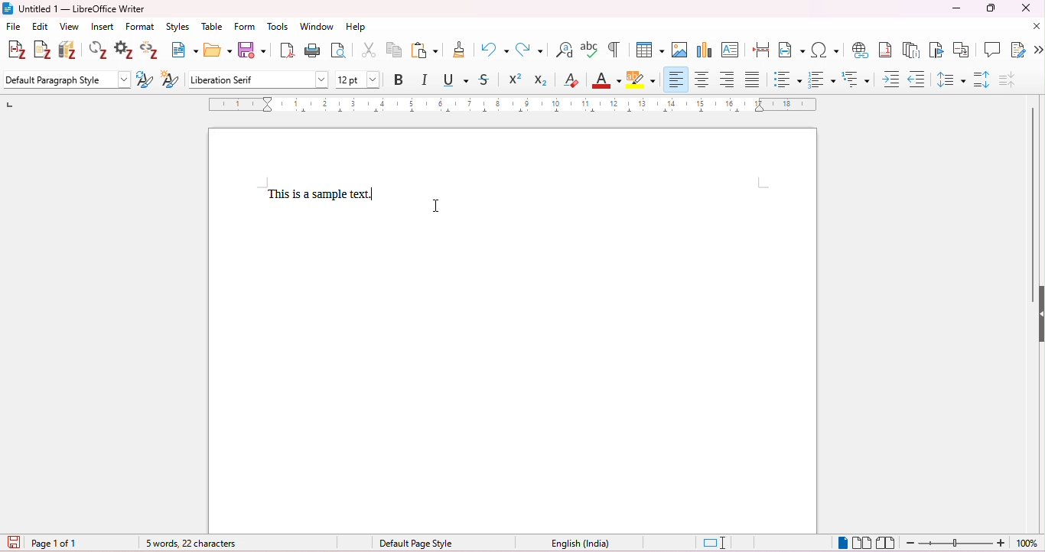  What do you see at coordinates (887, 543) in the screenshot?
I see `book view` at bounding box center [887, 543].